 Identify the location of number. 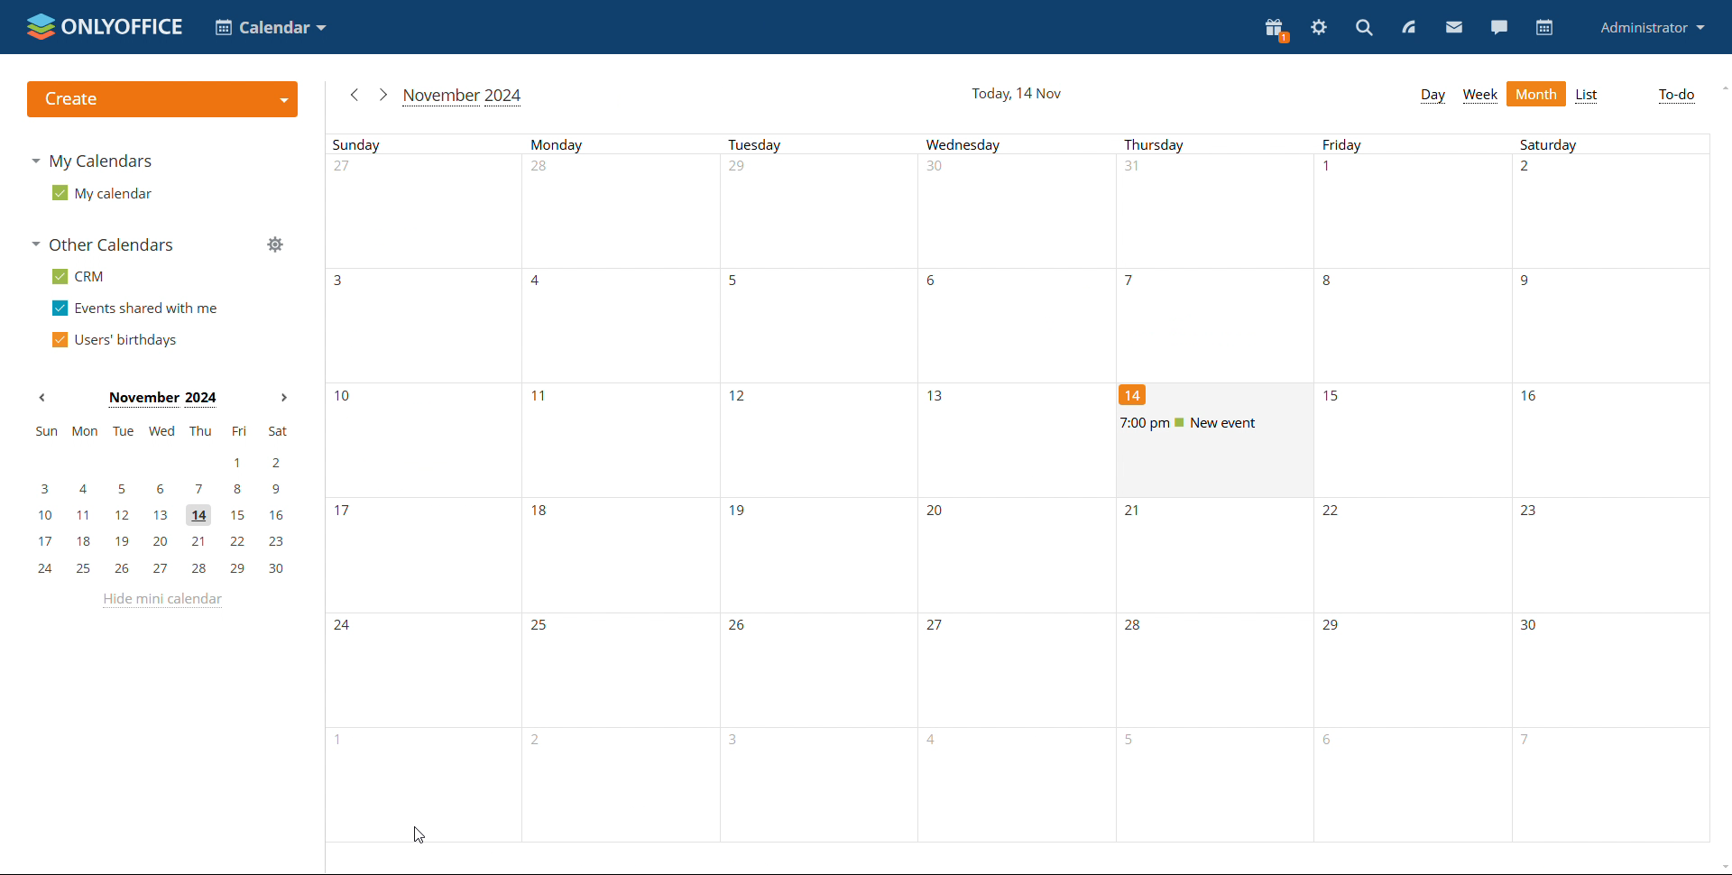
(941, 396).